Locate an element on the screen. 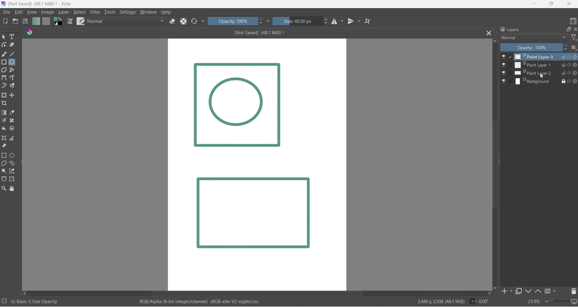 The image size is (578, 307). select is located at coordinates (81, 13).